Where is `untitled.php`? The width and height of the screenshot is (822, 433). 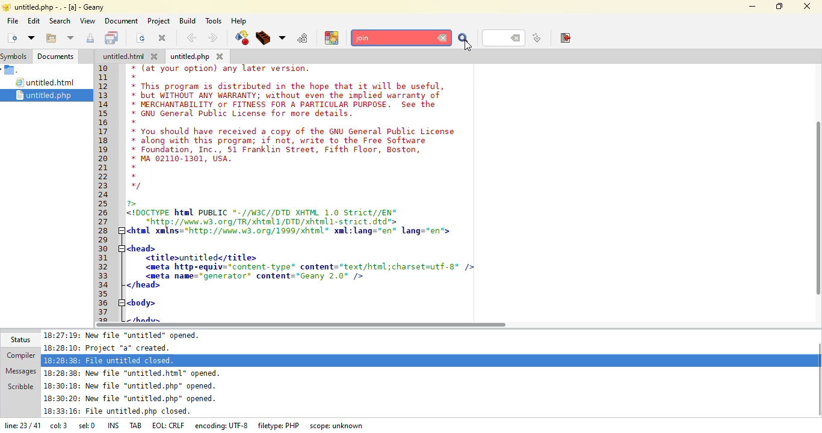
untitled.php is located at coordinates (51, 95).